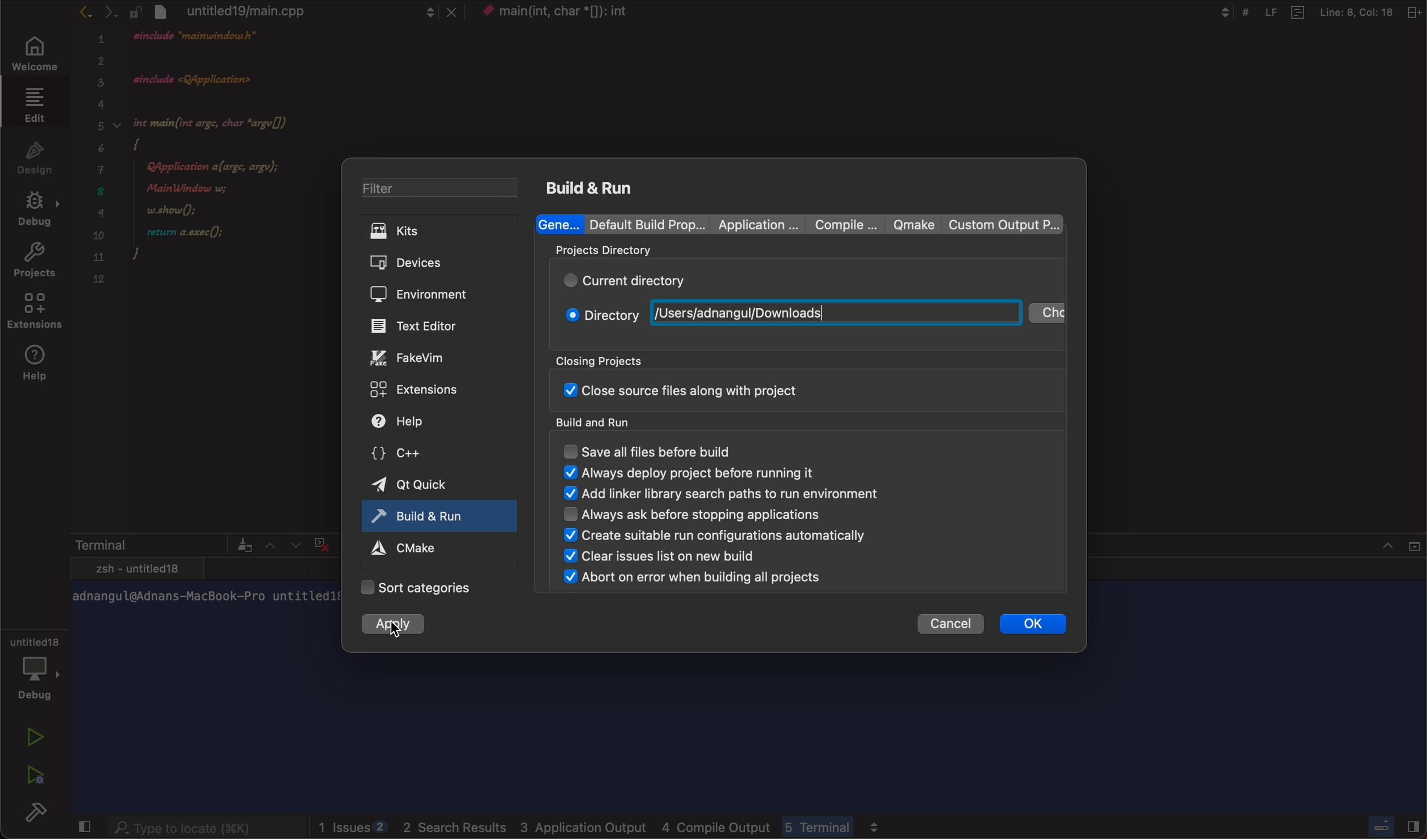 The image size is (1427, 839). Describe the element at coordinates (39, 667) in the screenshot. I see `debug` at that location.